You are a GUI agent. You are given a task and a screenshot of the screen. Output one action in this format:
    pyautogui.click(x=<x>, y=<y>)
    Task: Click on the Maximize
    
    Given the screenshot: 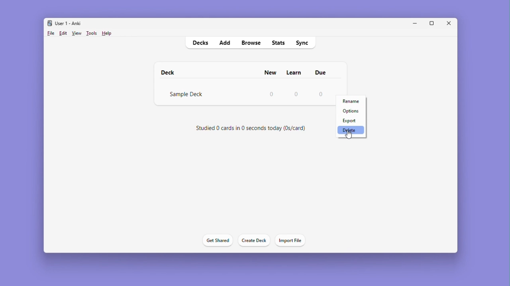 What is the action you would take?
    pyautogui.click(x=434, y=23)
    